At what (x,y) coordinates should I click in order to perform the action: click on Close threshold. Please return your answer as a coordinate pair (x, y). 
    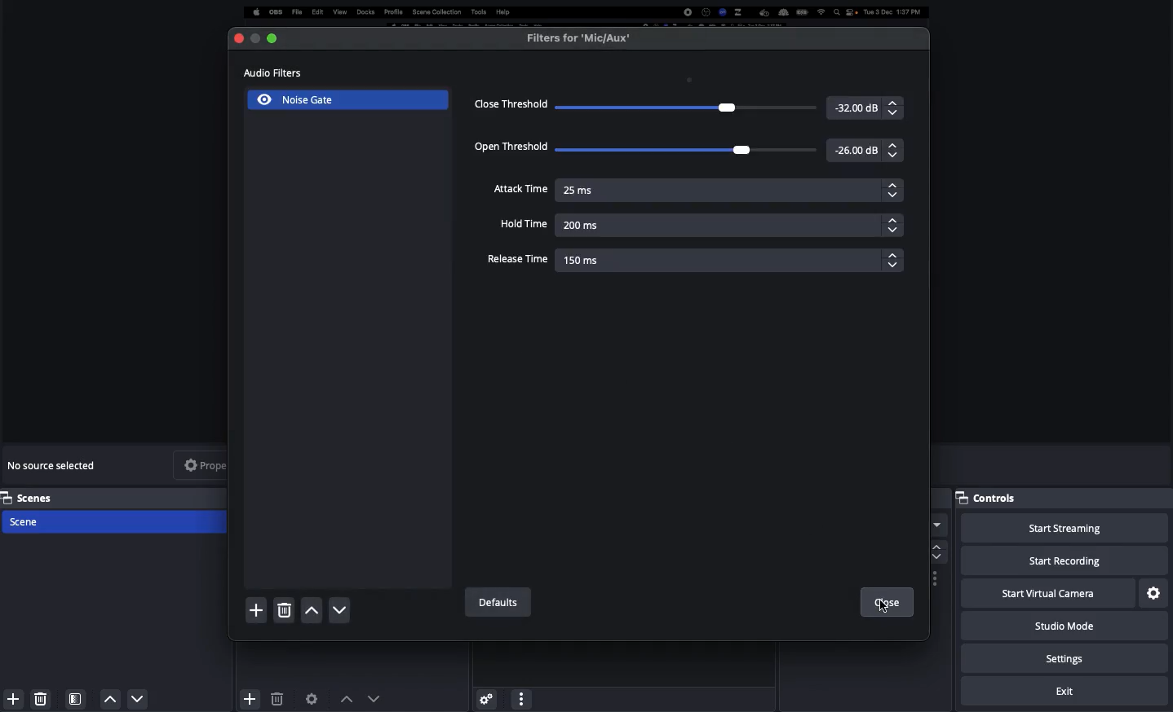
    Looking at the image, I should click on (688, 107).